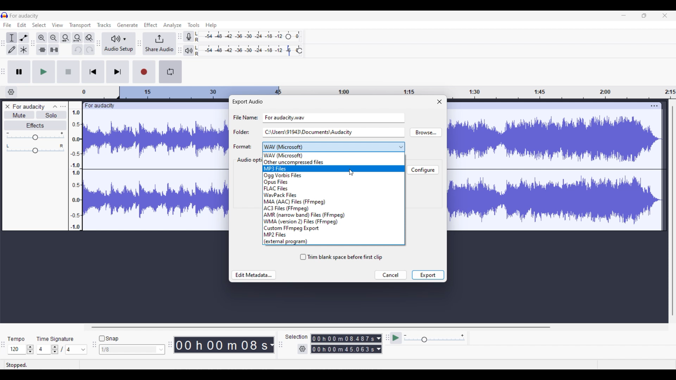 This screenshot has height=380, width=676. Describe the element at coordinates (549, 166) in the screenshot. I see `Current track` at that location.